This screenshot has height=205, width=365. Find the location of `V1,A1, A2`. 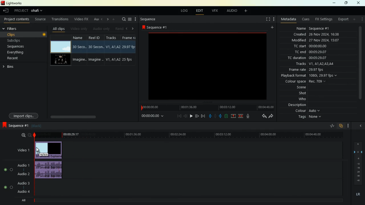

V1,A1, A2 is located at coordinates (113, 47).